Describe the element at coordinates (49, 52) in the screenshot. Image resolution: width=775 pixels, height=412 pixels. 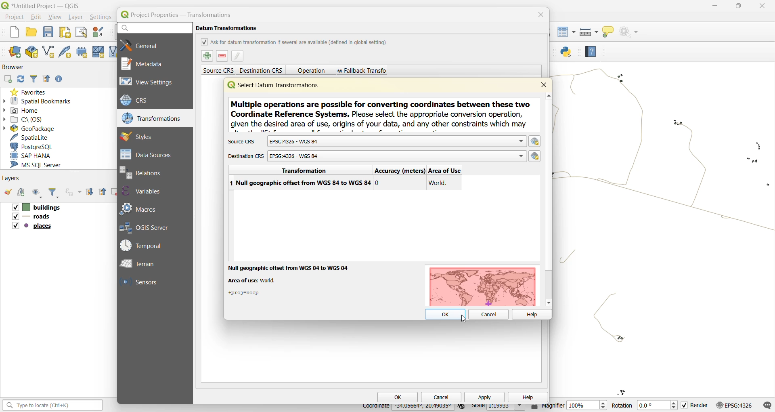
I see `new shapefile` at that location.